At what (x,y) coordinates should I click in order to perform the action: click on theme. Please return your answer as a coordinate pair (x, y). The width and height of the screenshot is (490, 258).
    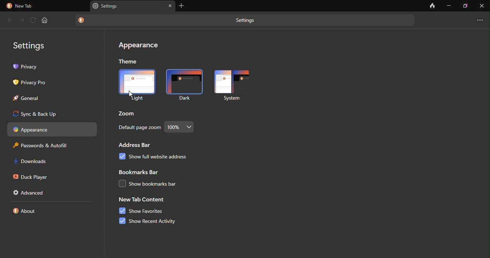
    Looking at the image, I should click on (129, 61).